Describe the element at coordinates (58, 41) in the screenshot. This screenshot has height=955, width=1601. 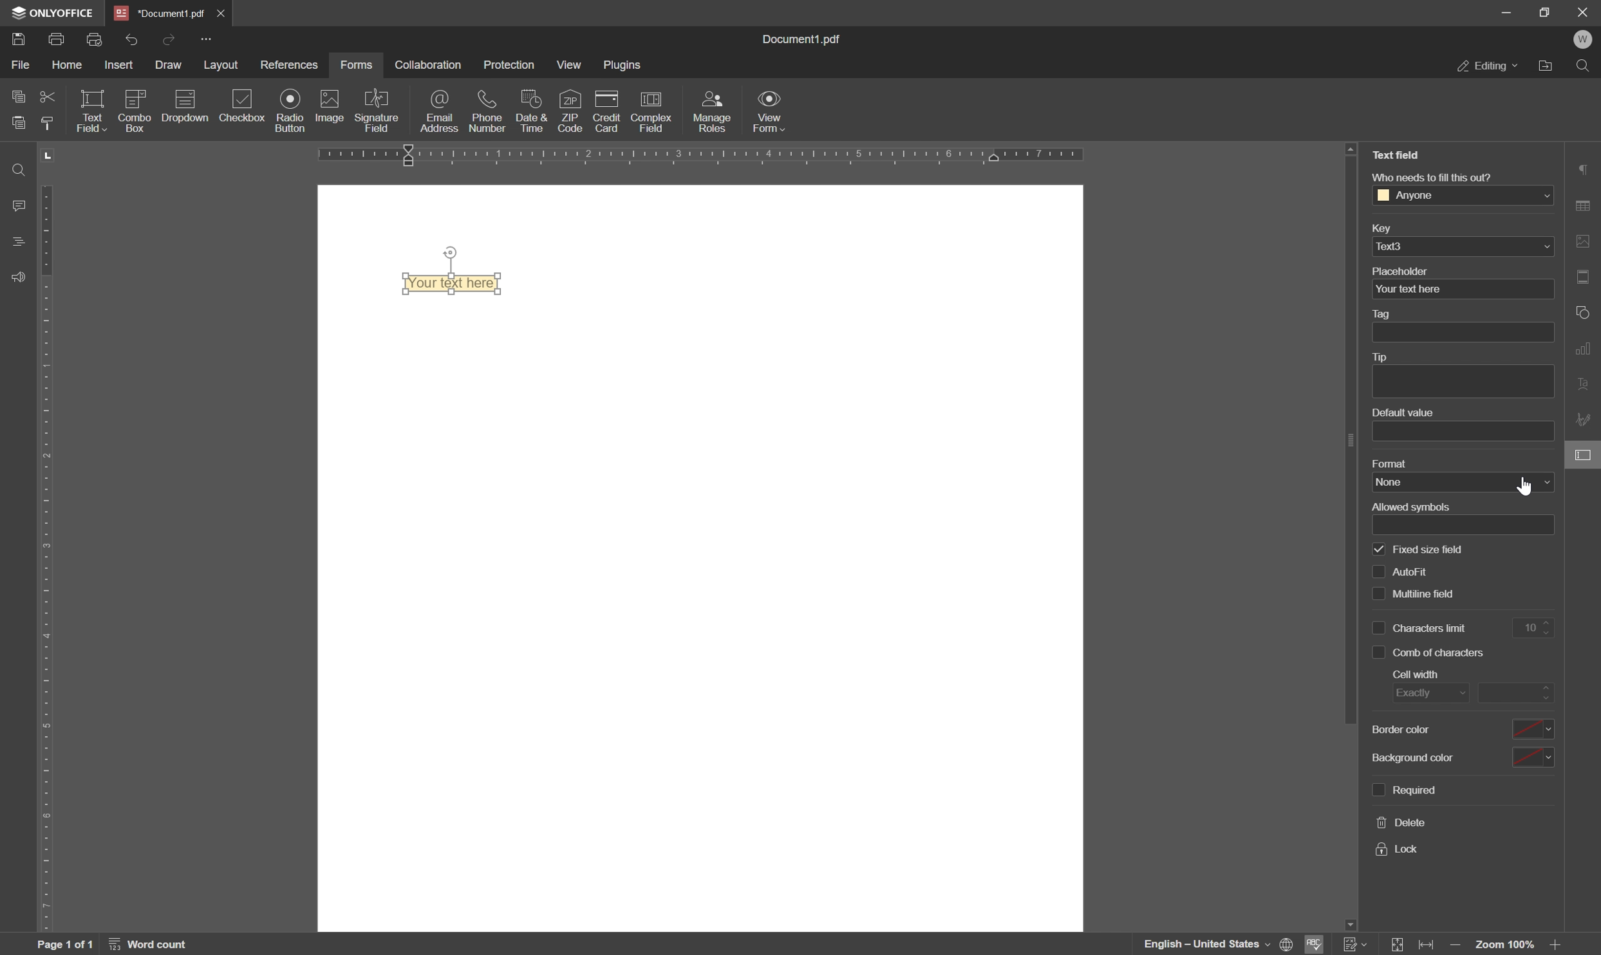
I see `print` at that location.